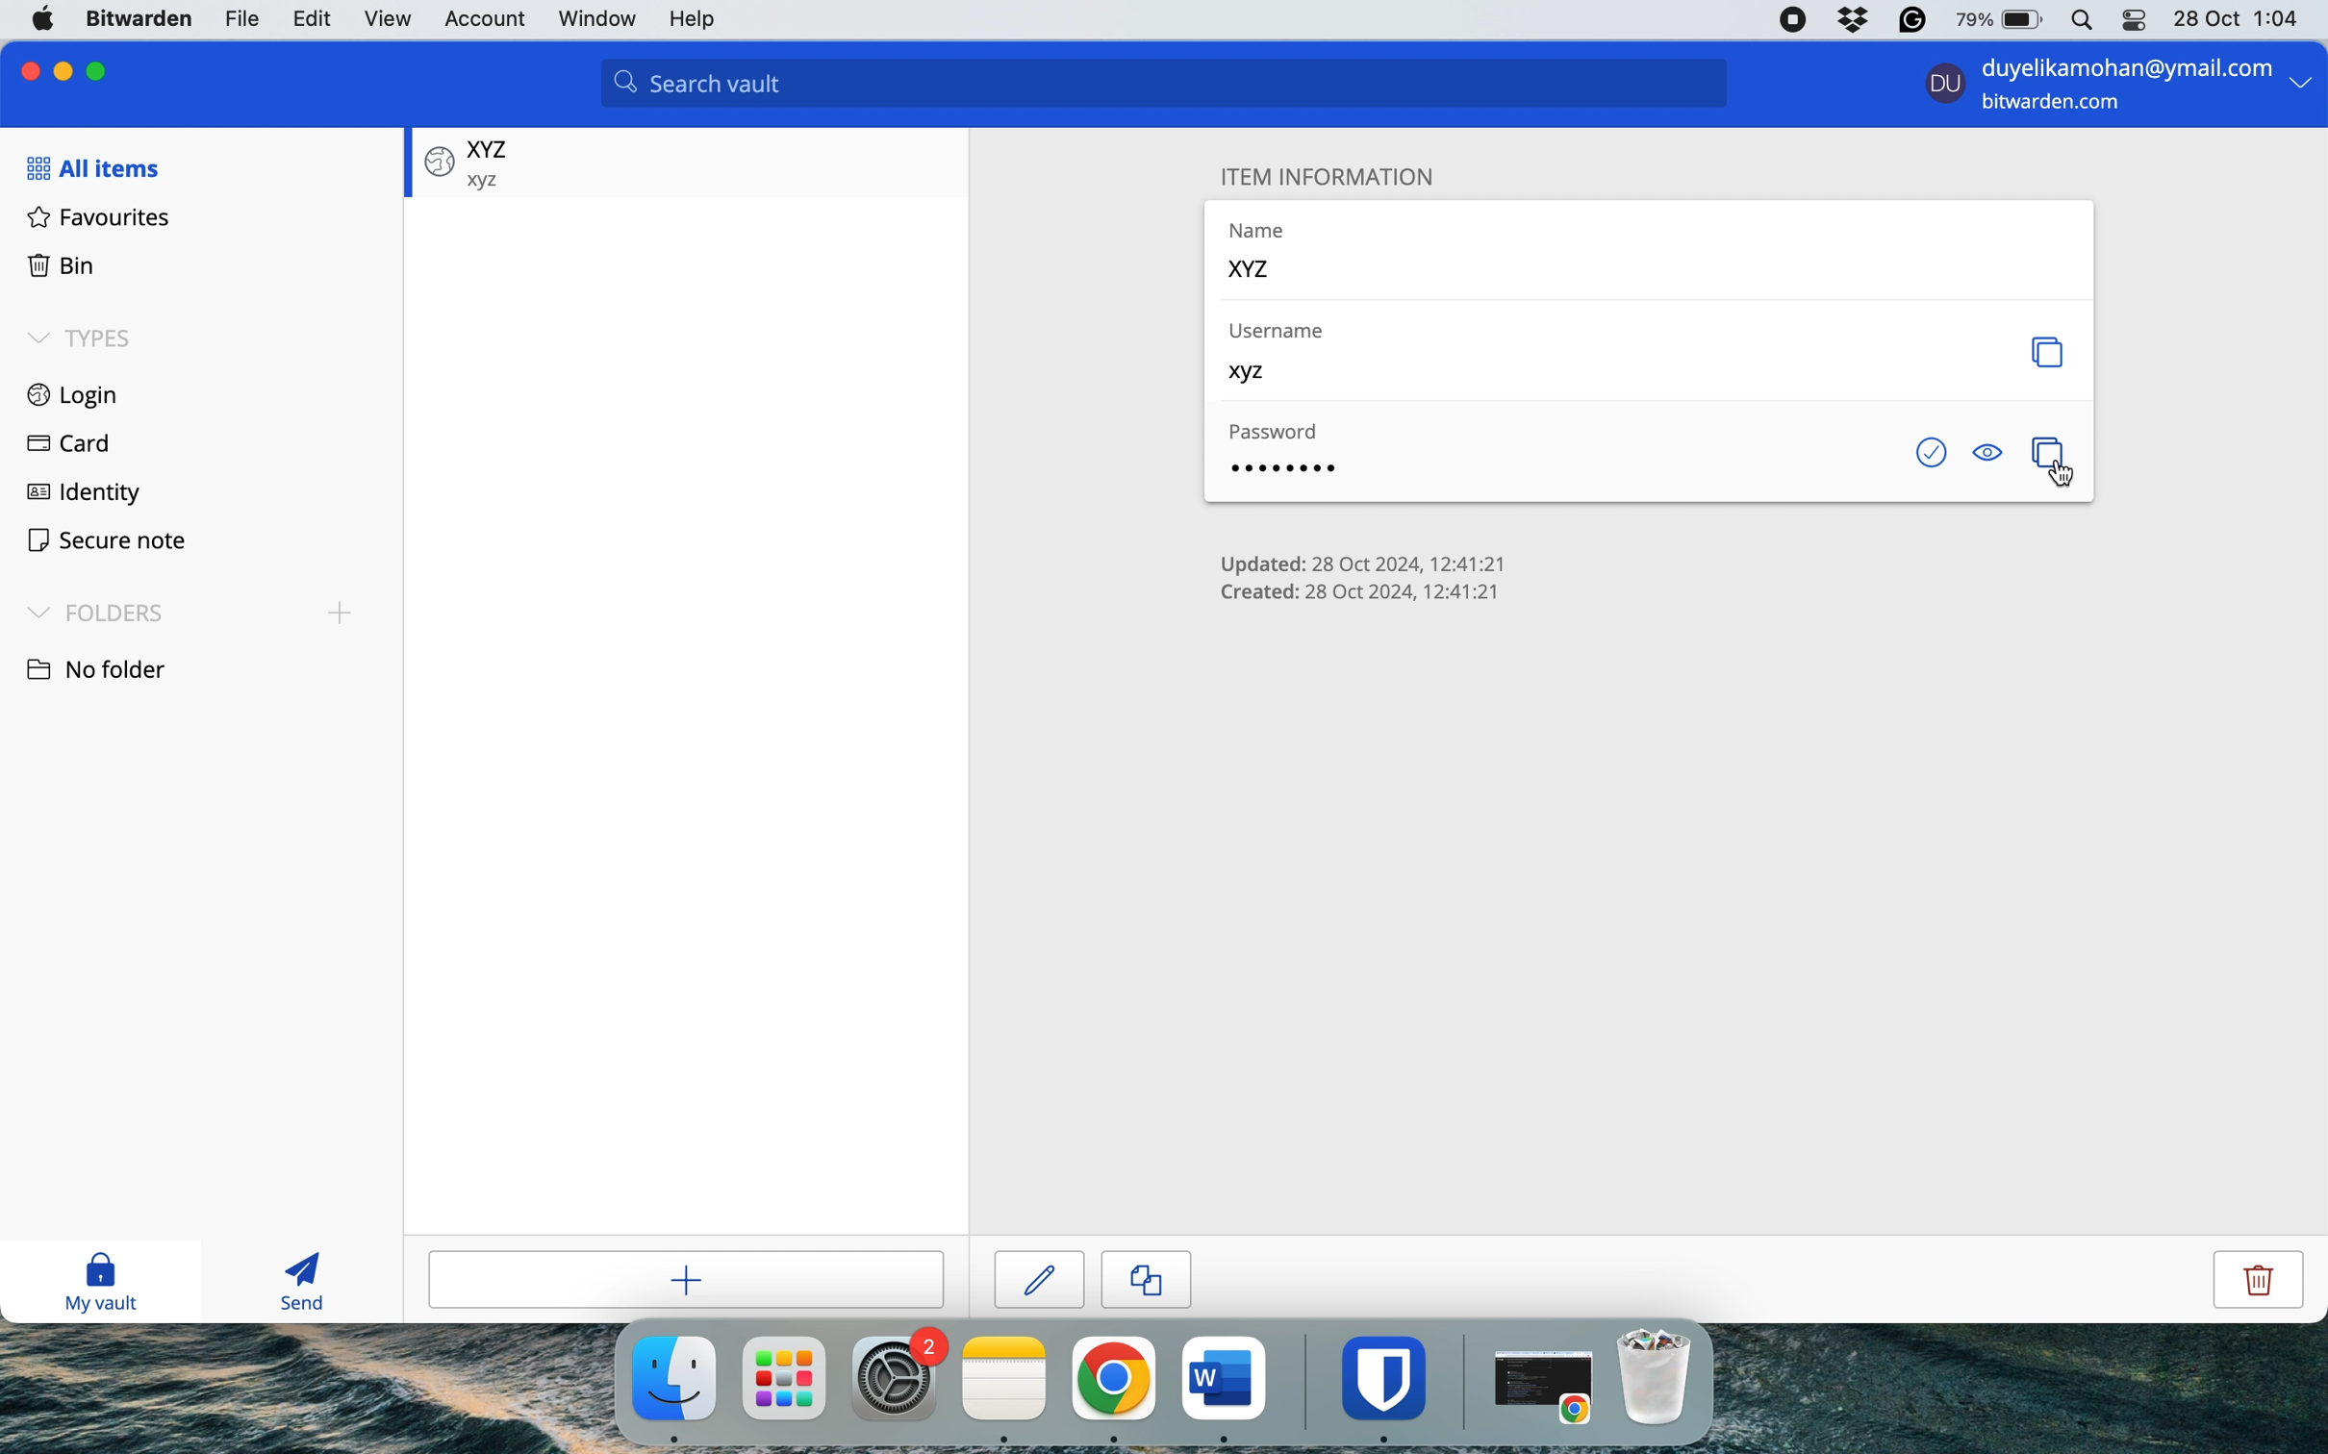  I want to click on delete, so click(2236, 1282).